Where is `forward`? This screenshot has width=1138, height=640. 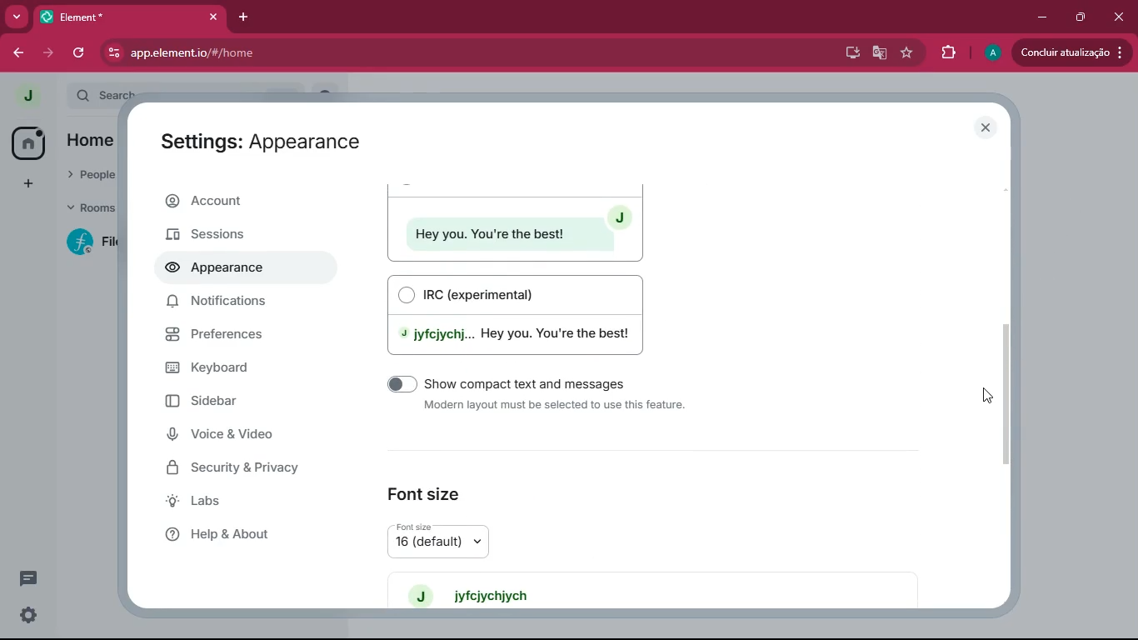
forward is located at coordinates (48, 54).